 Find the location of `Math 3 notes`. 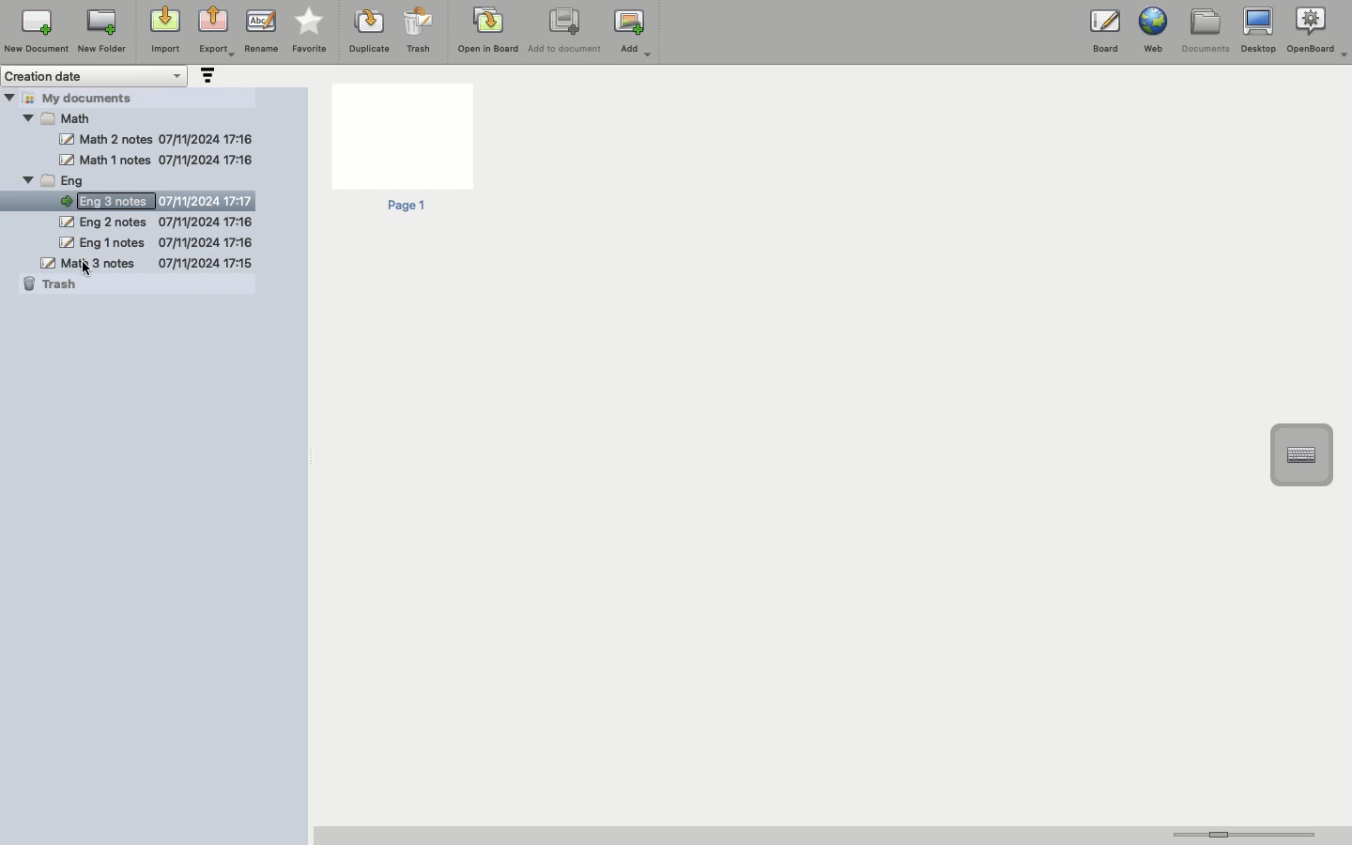

Math 3 notes is located at coordinates (146, 262).